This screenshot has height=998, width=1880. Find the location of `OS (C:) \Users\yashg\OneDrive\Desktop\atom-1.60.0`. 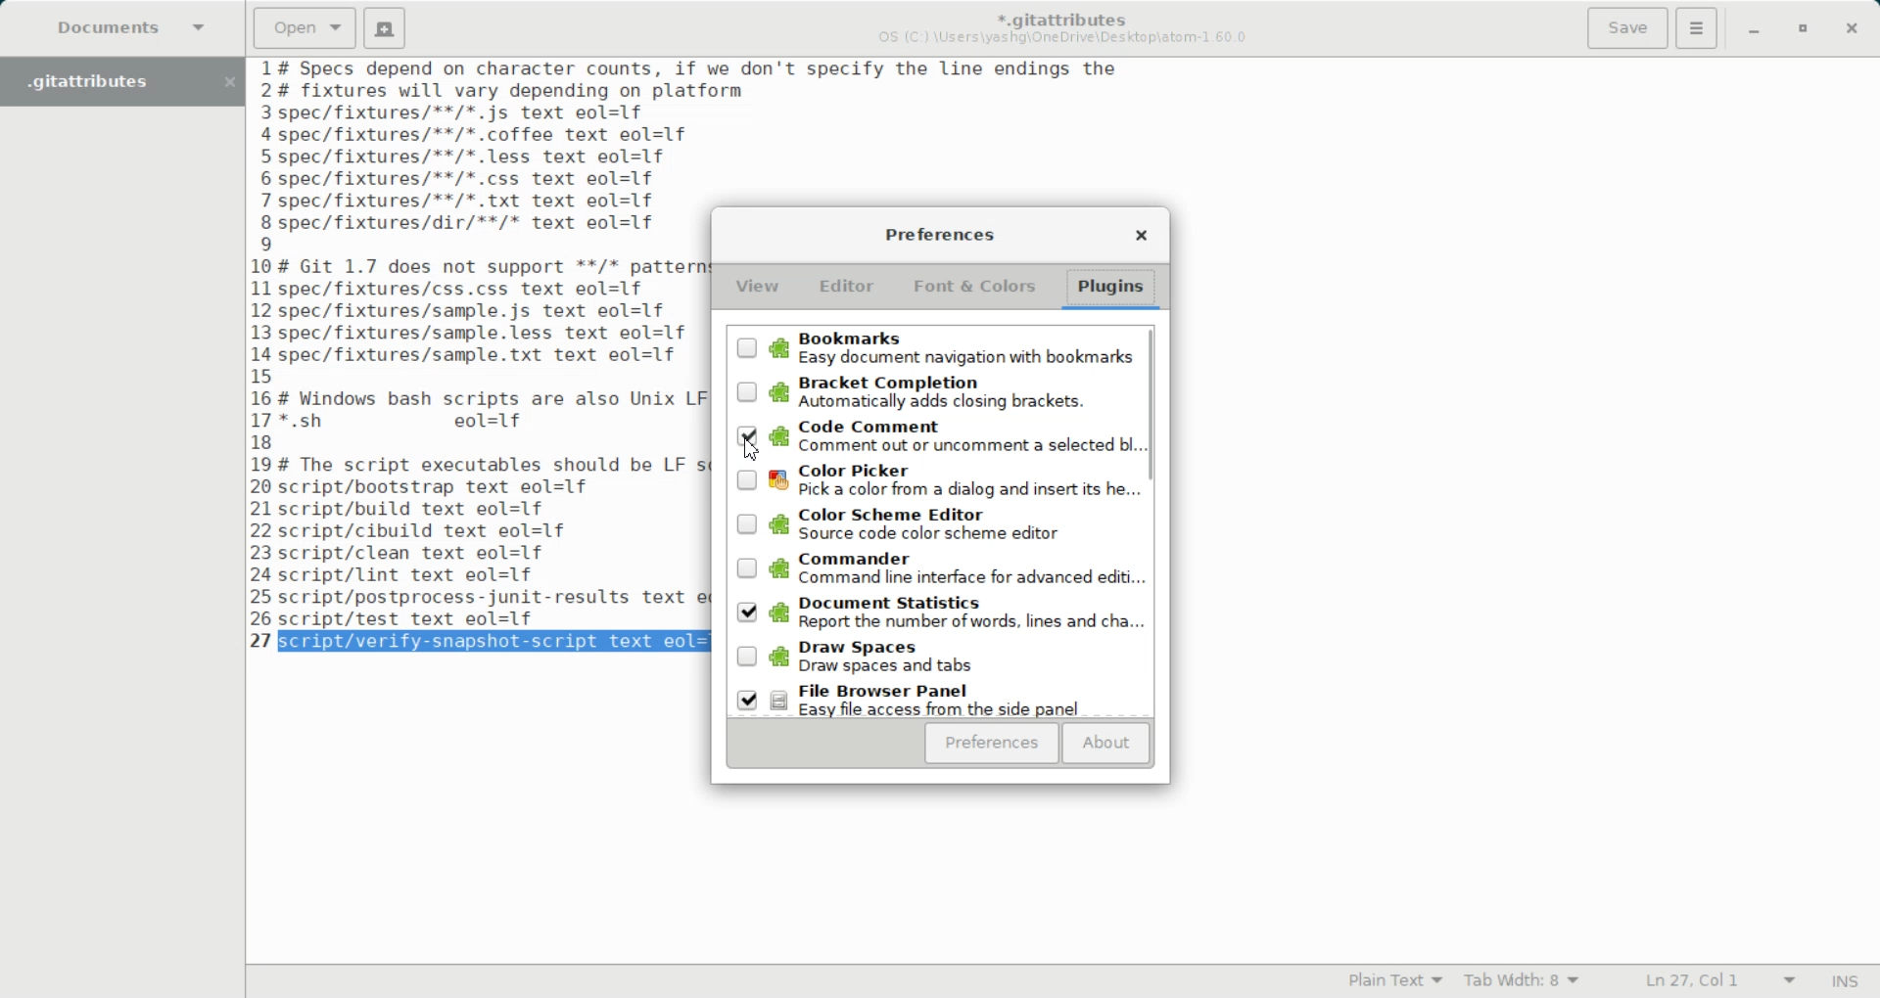

OS (C:) \Users\yashg\OneDrive\Desktop\atom-1.60.0 is located at coordinates (1066, 38).